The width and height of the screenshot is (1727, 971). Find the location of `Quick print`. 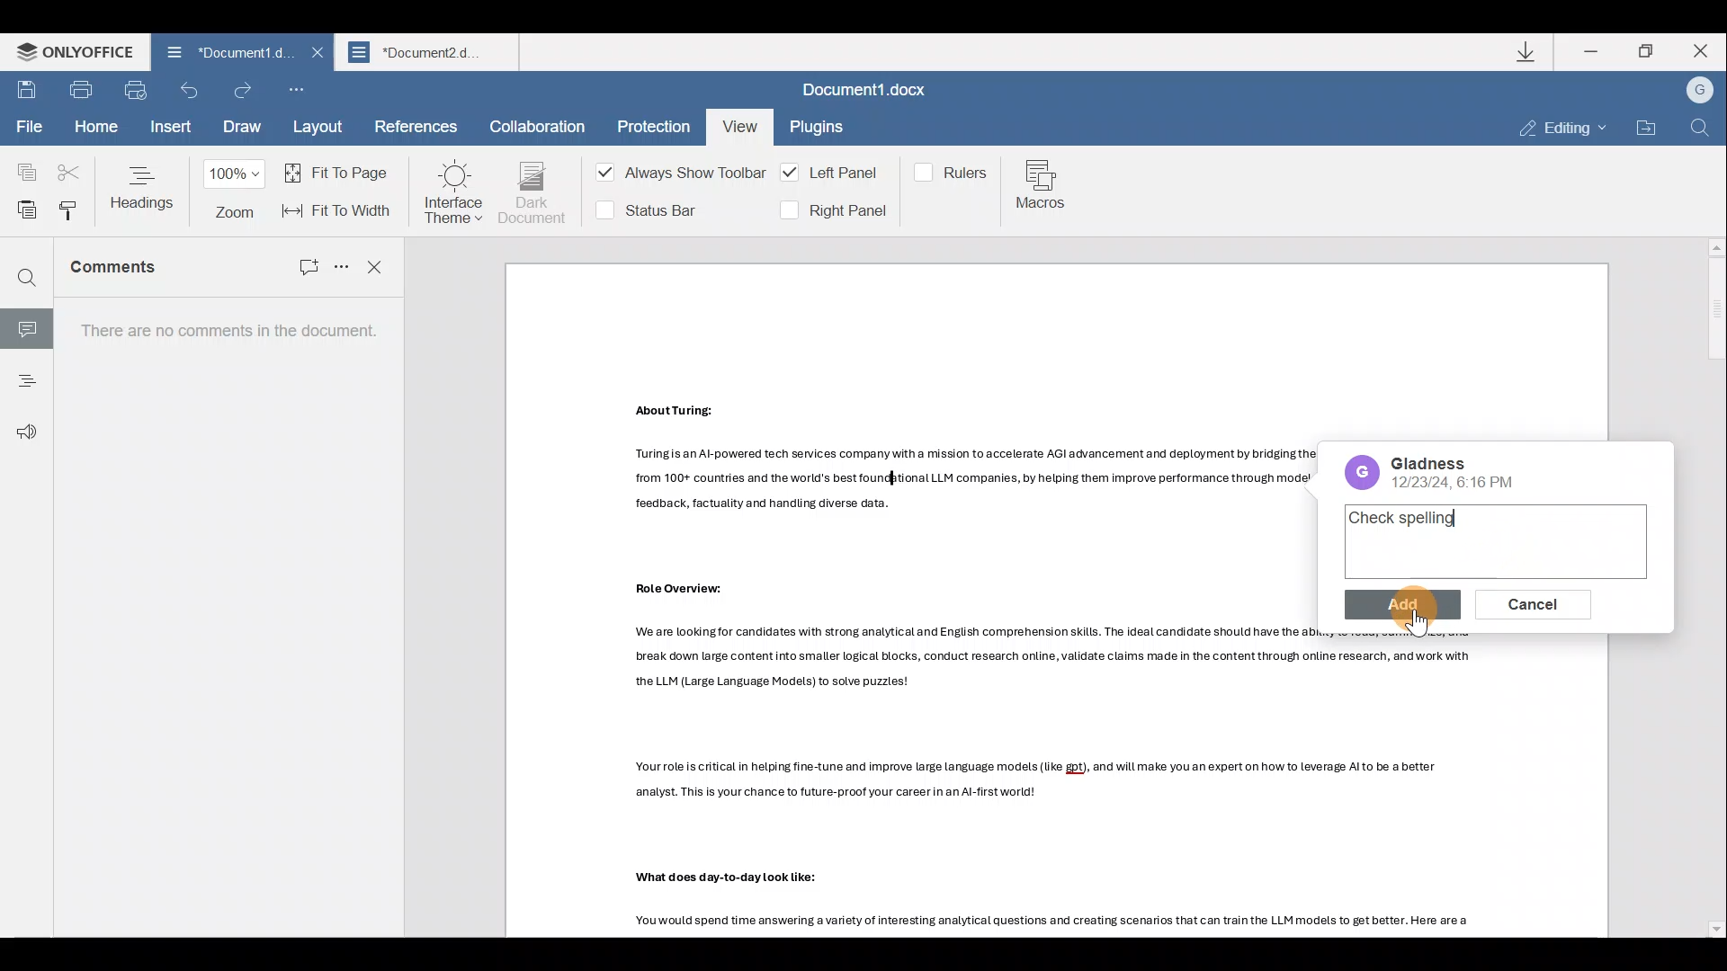

Quick print is located at coordinates (140, 92).